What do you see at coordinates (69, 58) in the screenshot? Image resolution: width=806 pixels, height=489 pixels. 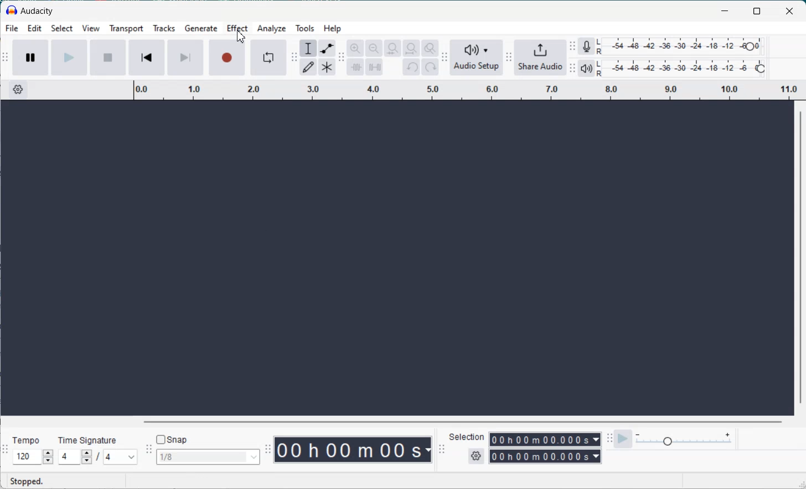 I see `Play` at bounding box center [69, 58].